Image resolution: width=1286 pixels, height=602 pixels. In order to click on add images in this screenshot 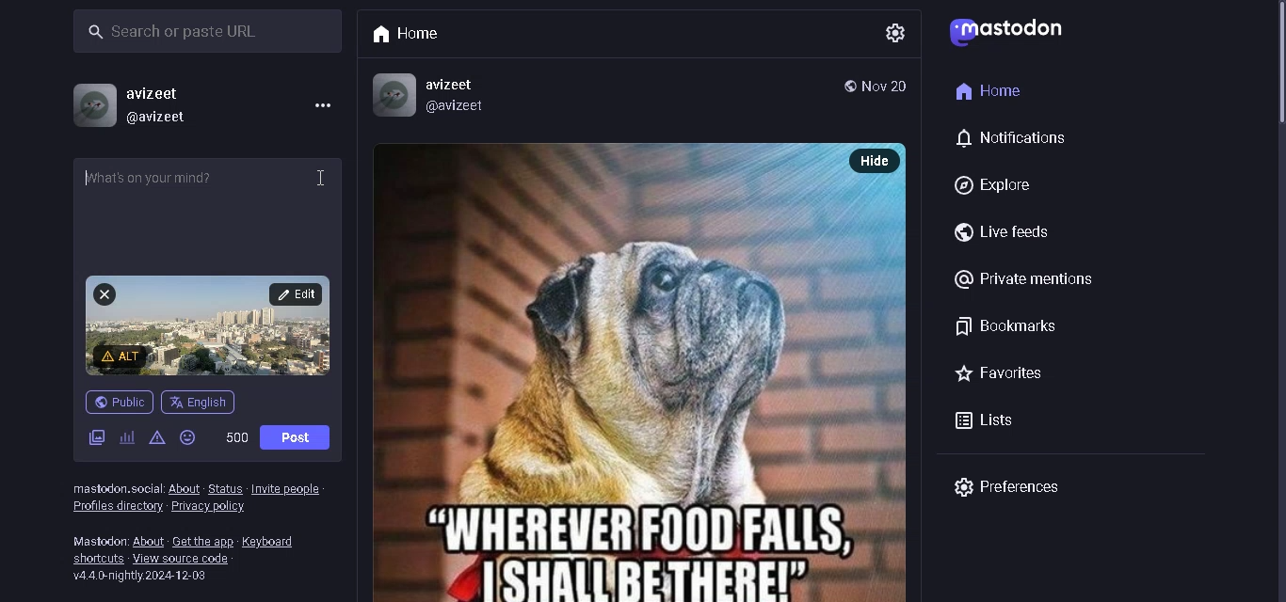, I will do `click(96, 440)`.